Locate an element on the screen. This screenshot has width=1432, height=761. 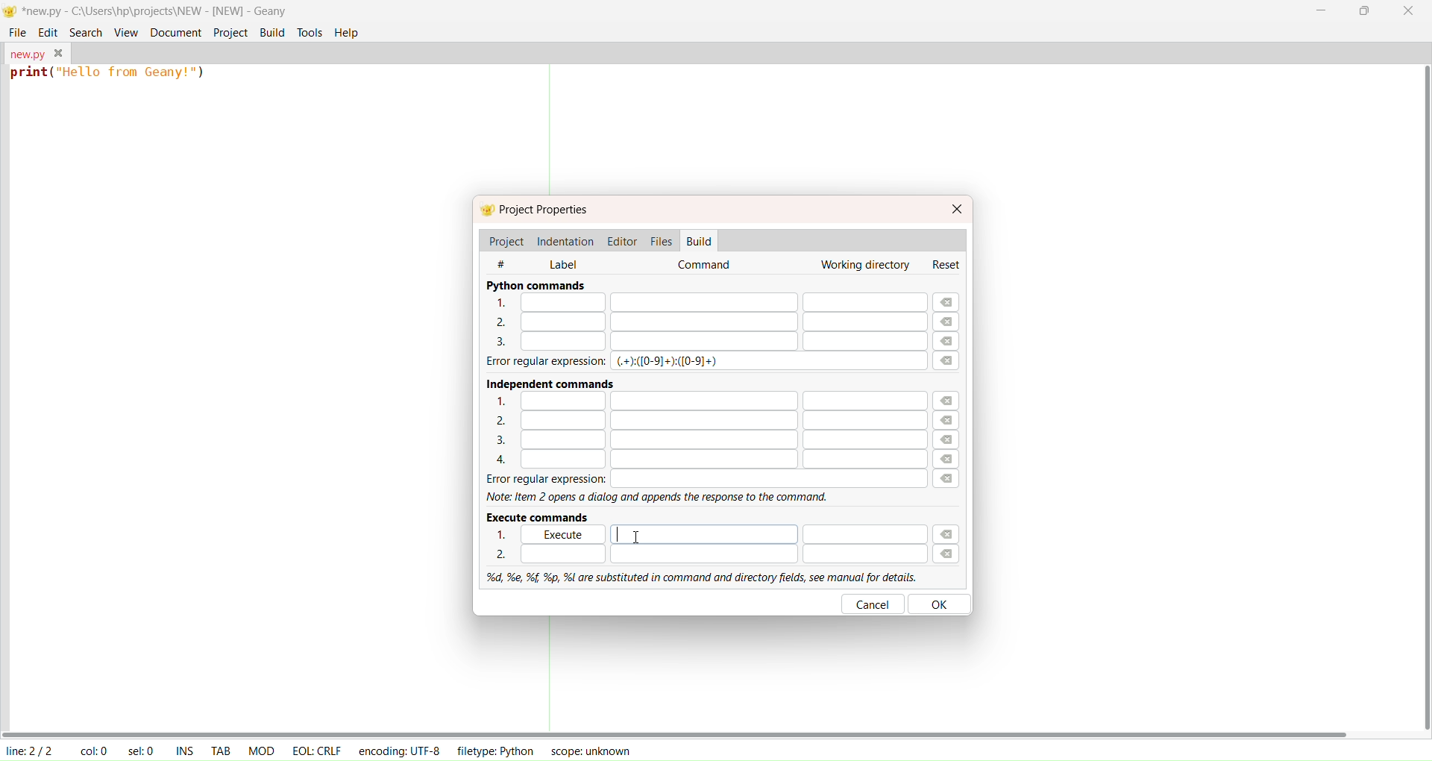
file type: Python is located at coordinates (493, 752).